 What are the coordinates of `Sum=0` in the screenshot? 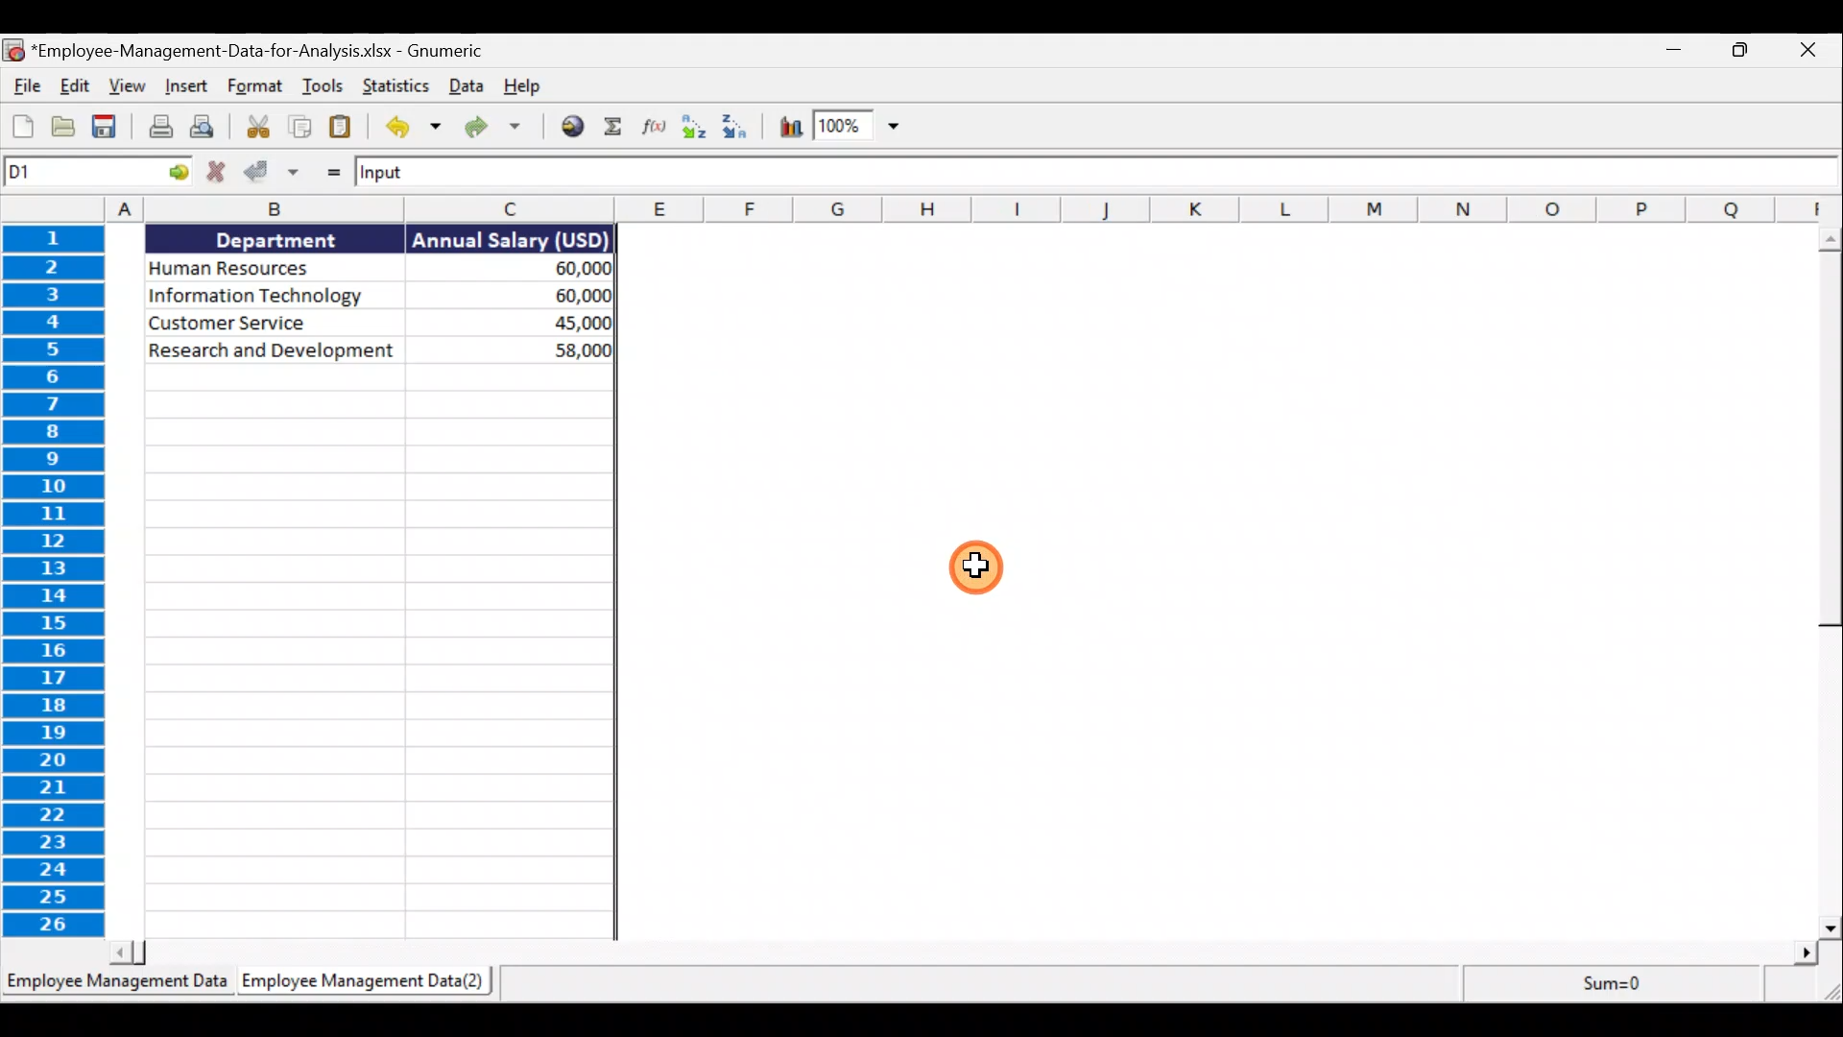 It's located at (1652, 987).